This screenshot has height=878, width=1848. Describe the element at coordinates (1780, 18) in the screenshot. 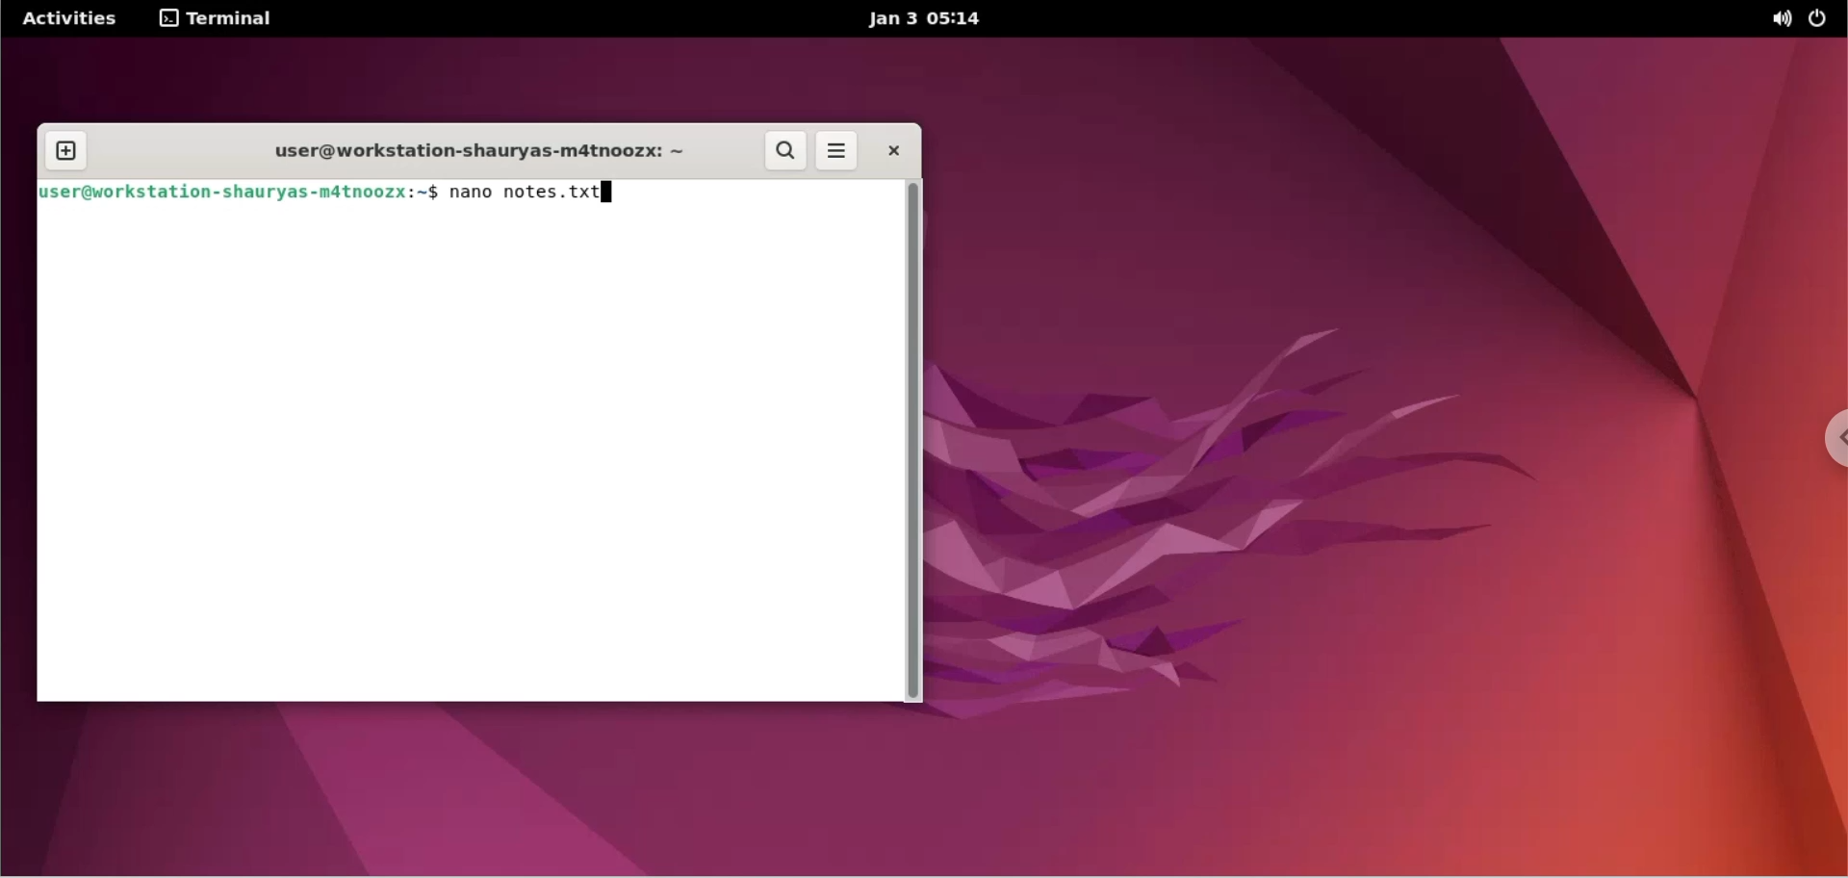

I see `sound options` at that location.